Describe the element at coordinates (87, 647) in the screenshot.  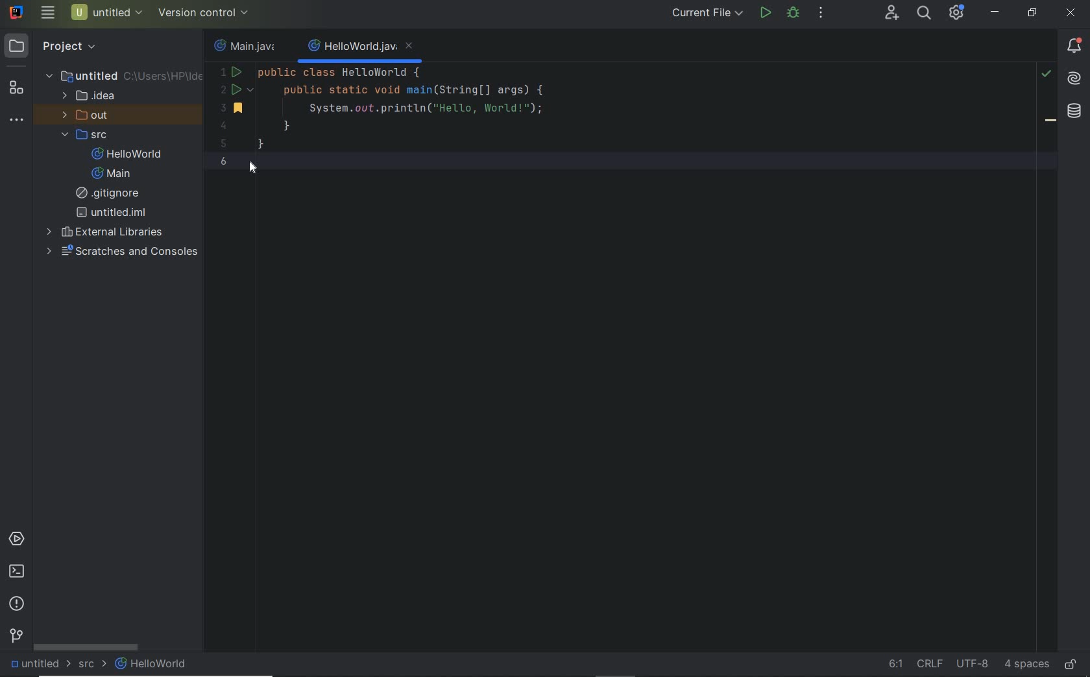
I see `scrollbar` at that location.